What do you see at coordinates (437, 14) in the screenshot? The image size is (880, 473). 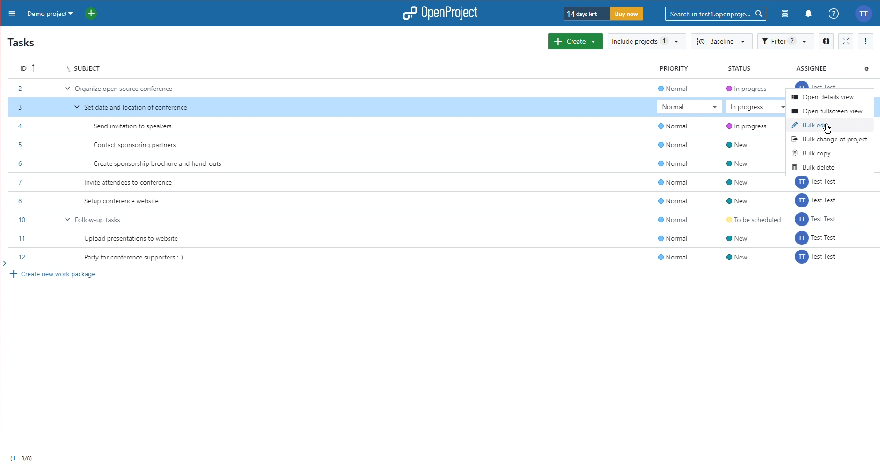 I see `OpenProject` at bounding box center [437, 14].